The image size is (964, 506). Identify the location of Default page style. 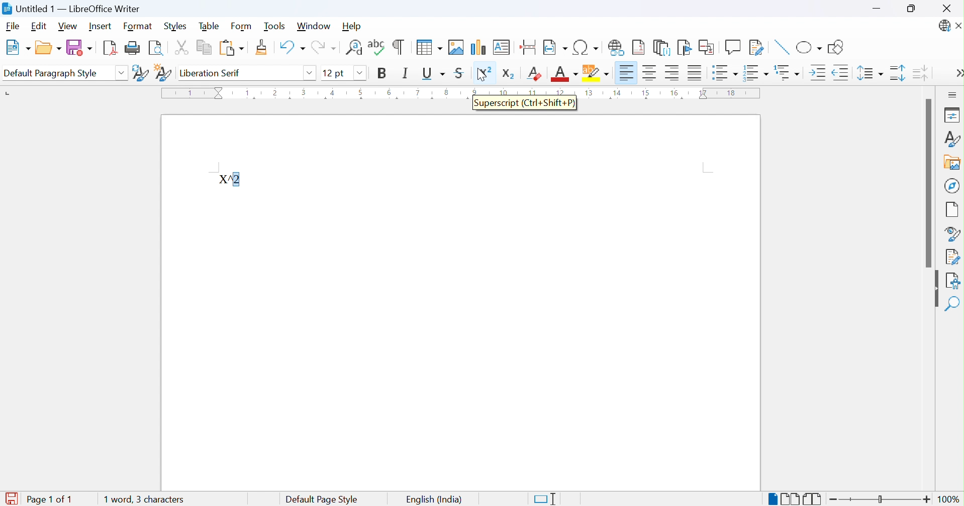
(321, 499).